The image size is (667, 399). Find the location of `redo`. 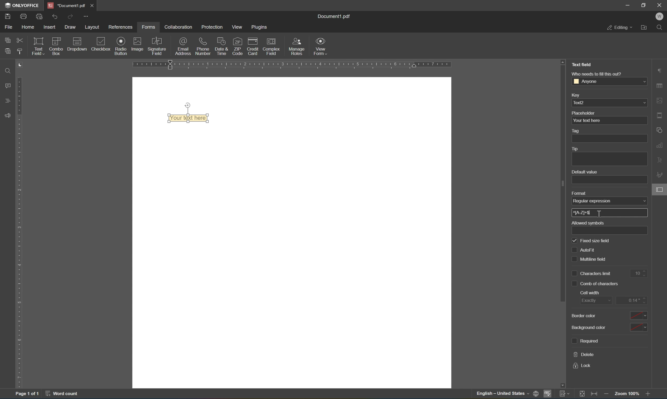

redo is located at coordinates (70, 16).